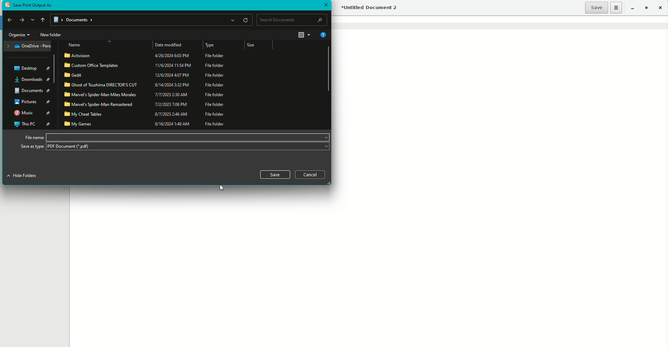  I want to click on Activision, so click(145, 56).